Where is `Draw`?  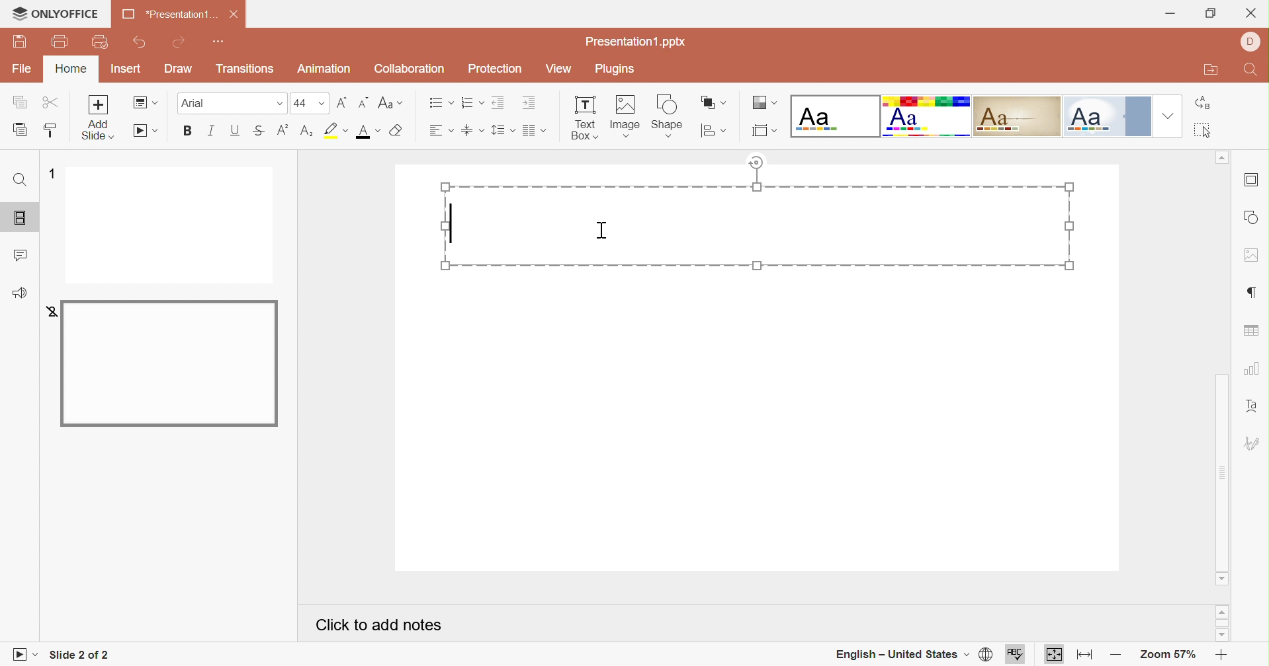 Draw is located at coordinates (177, 69).